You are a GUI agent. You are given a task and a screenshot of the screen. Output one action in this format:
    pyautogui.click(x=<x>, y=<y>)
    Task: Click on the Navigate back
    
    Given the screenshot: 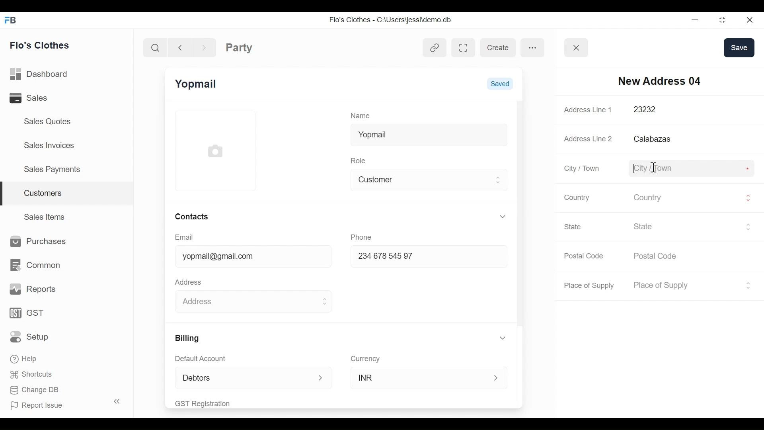 What is the action you would take?
    pyautogui.click(x=179, y=47)
    